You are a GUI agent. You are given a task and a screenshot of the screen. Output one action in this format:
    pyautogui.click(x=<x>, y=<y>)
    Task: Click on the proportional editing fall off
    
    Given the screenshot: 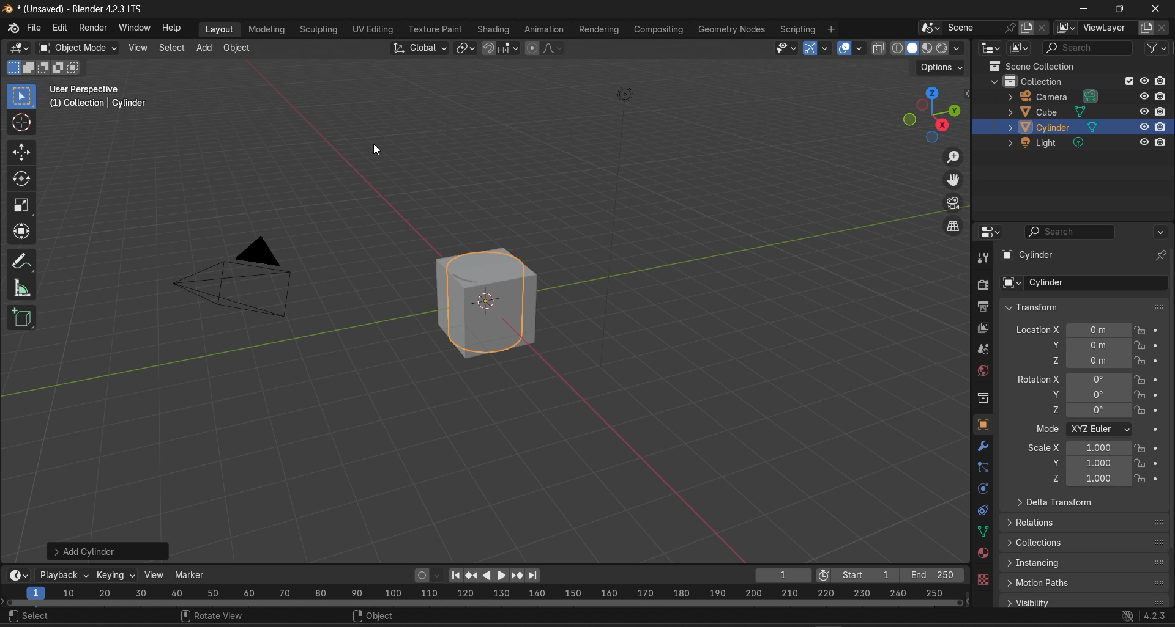 What is the action you would take?
    pyautogui.click(x=556, y=50)
    